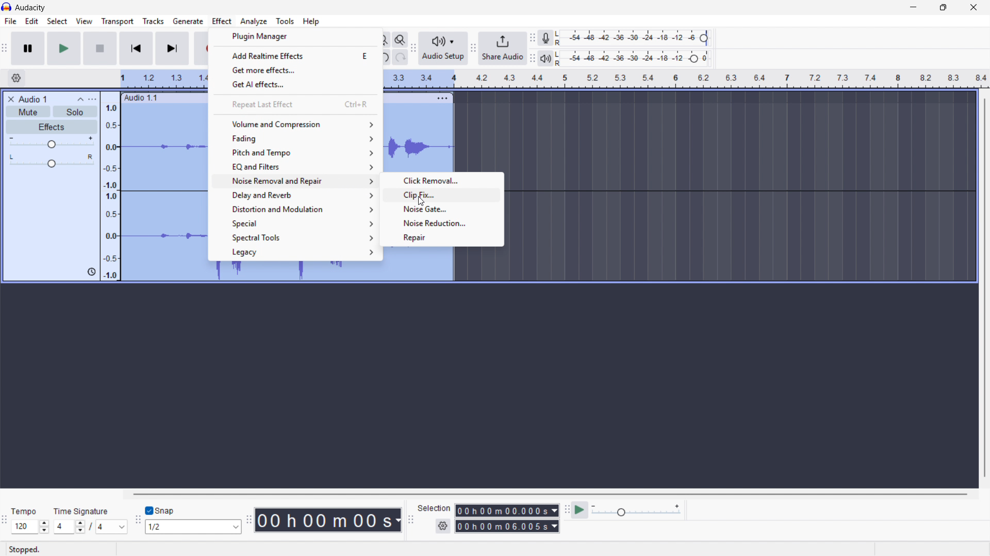 Image resolution: width=990 pixels, height=556 pixels. Describe the element at coordinates (294, 224) in the screenshot. I see `Special ` at that location.